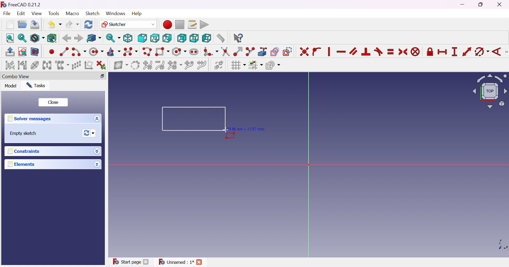 The height and width of the screenshot is (267, 509). What do you see at coordinates (499, 244) in the screenshot?
I see `x, y axis plane` at bounding box center [499, 244].